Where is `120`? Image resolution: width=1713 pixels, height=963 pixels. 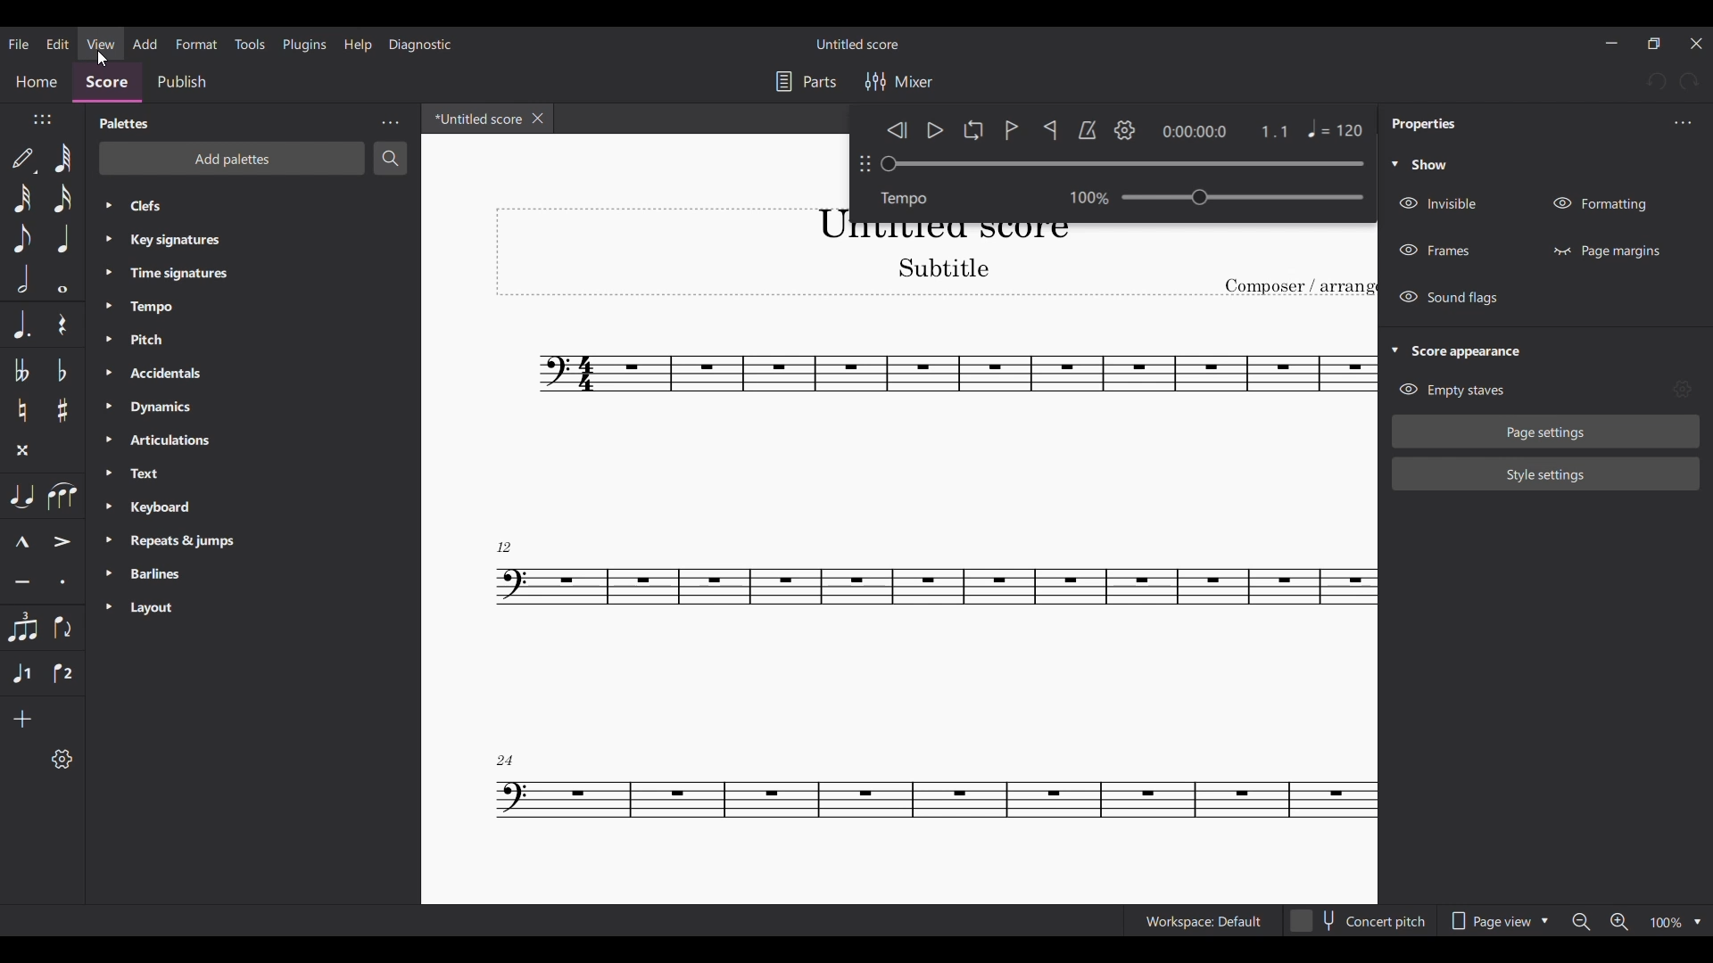 120 is located at coordinates (1315, 133).